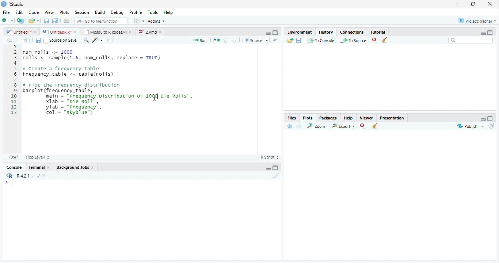 The height and width of the screenshot is (263, 499). Describe the element at coordinates (469, 126) in the screenshot. I see `Publish` at that location.